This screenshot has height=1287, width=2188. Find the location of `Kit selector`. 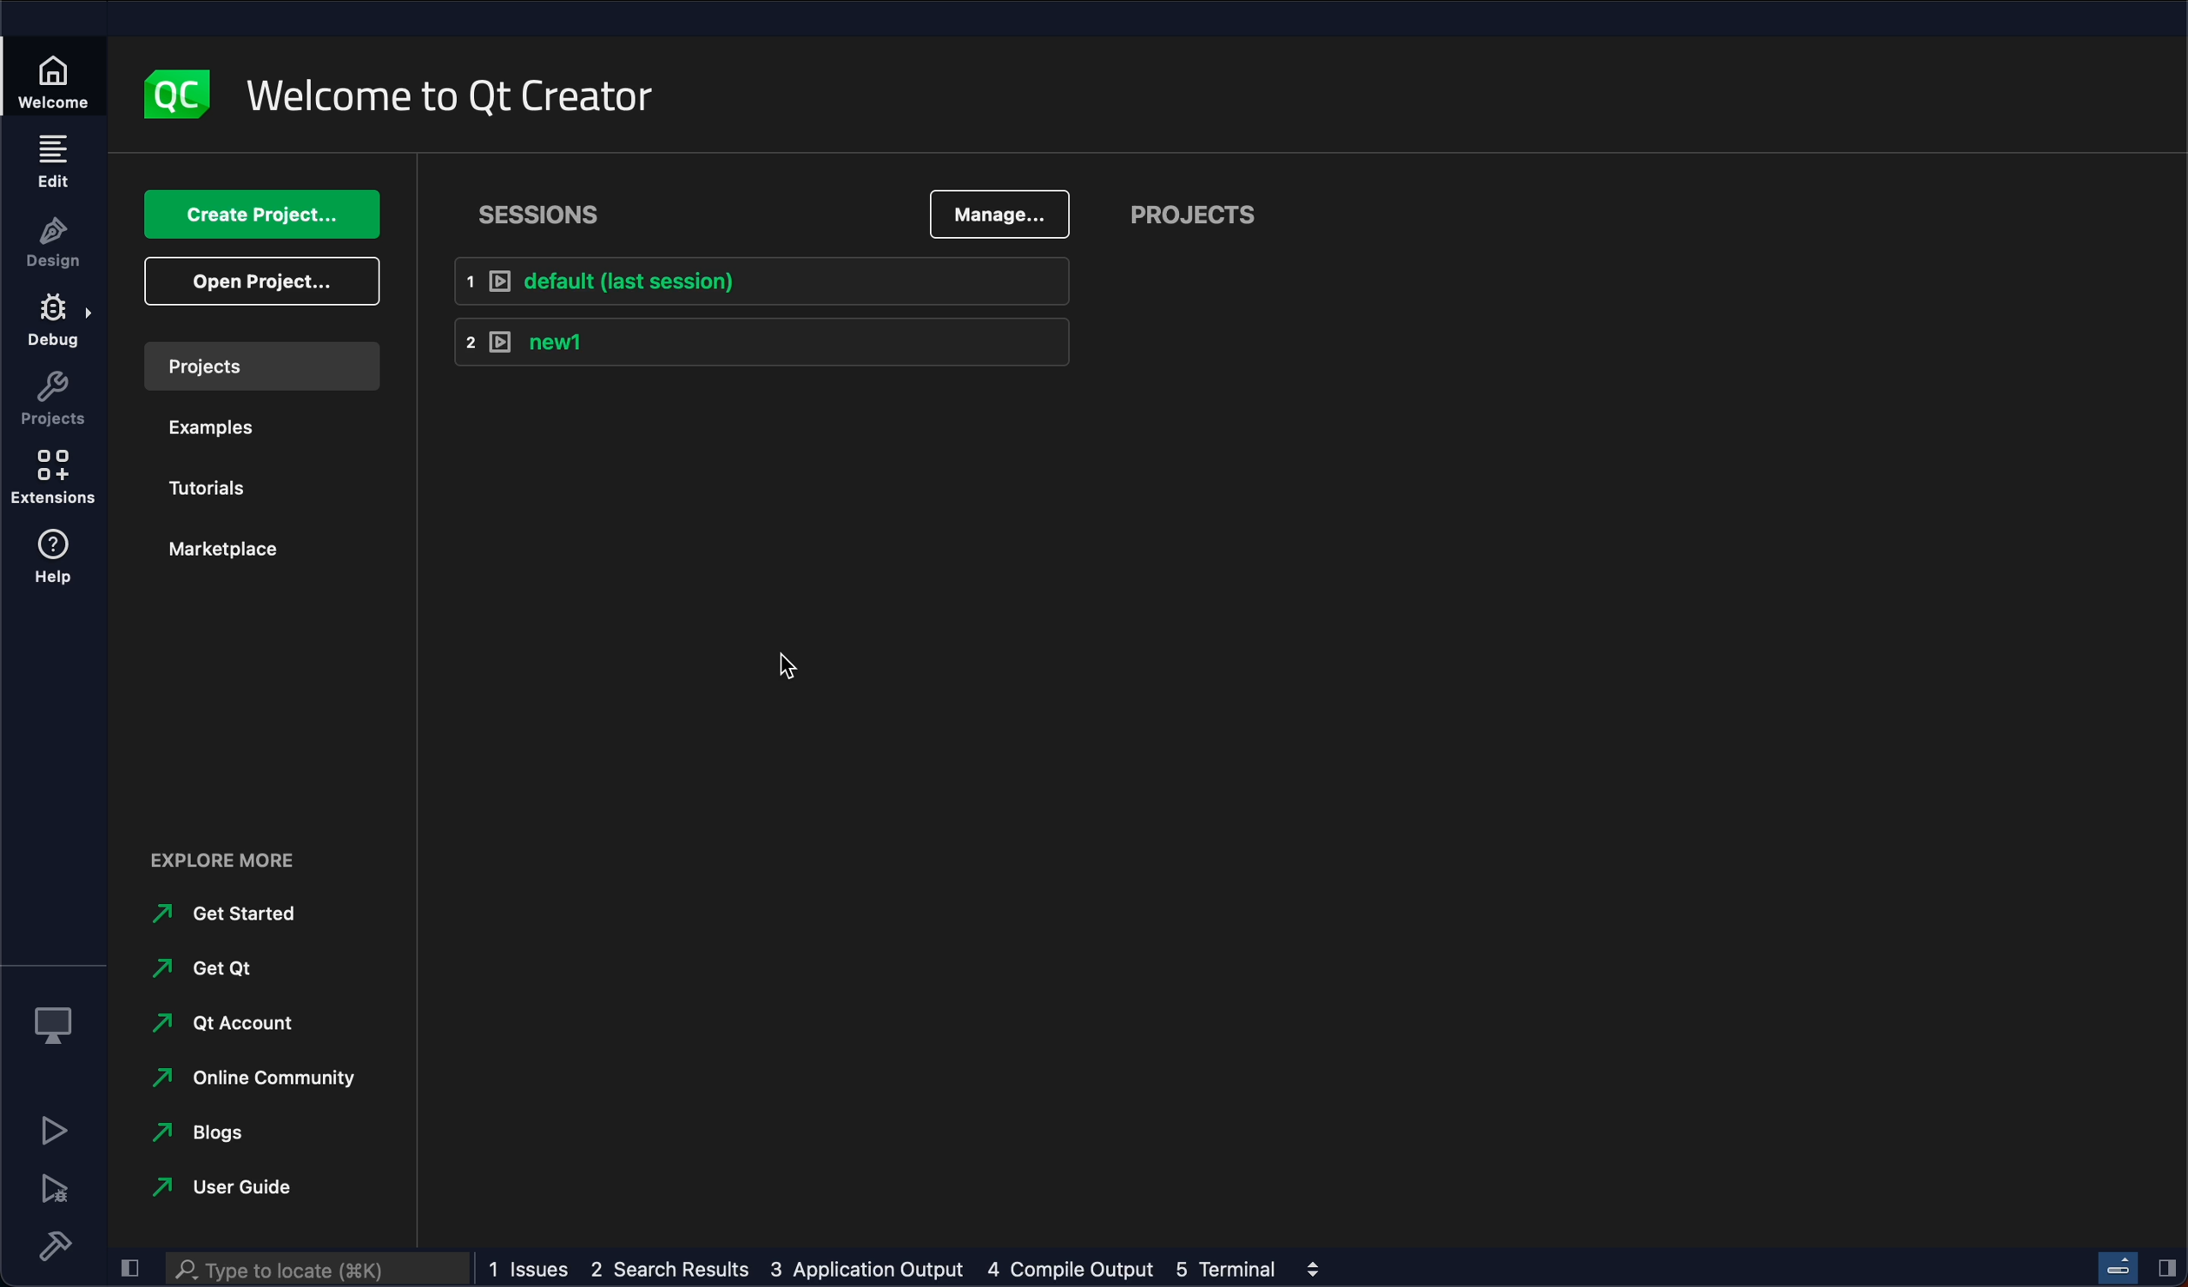

Kit selector is located at coordinates (52, 1019).